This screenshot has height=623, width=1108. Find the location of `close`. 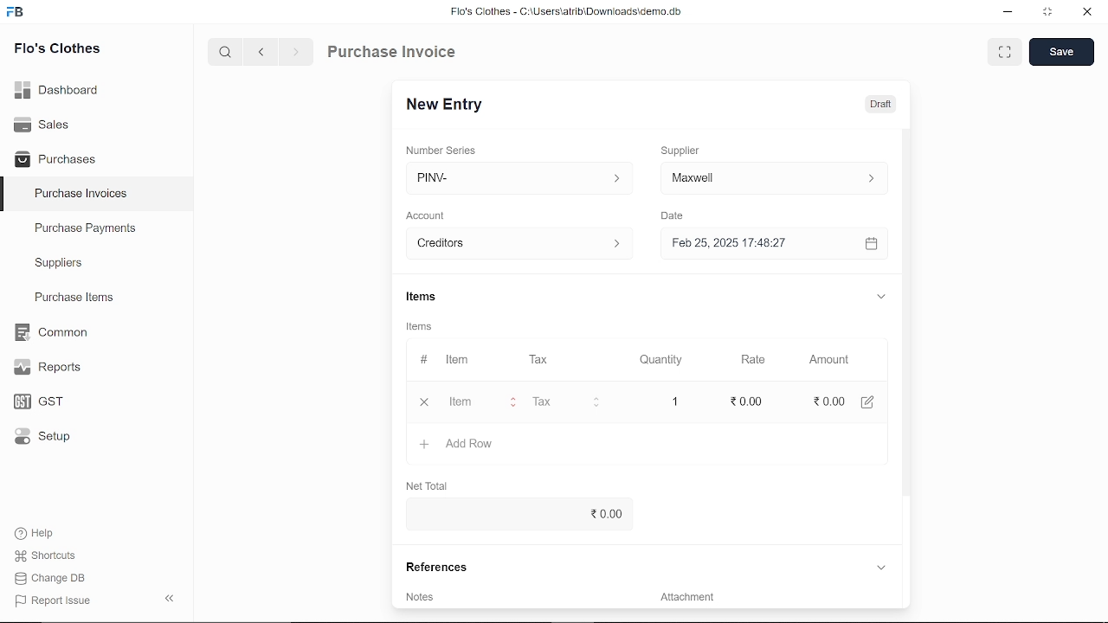

close is located at coordinates (1085, 14).